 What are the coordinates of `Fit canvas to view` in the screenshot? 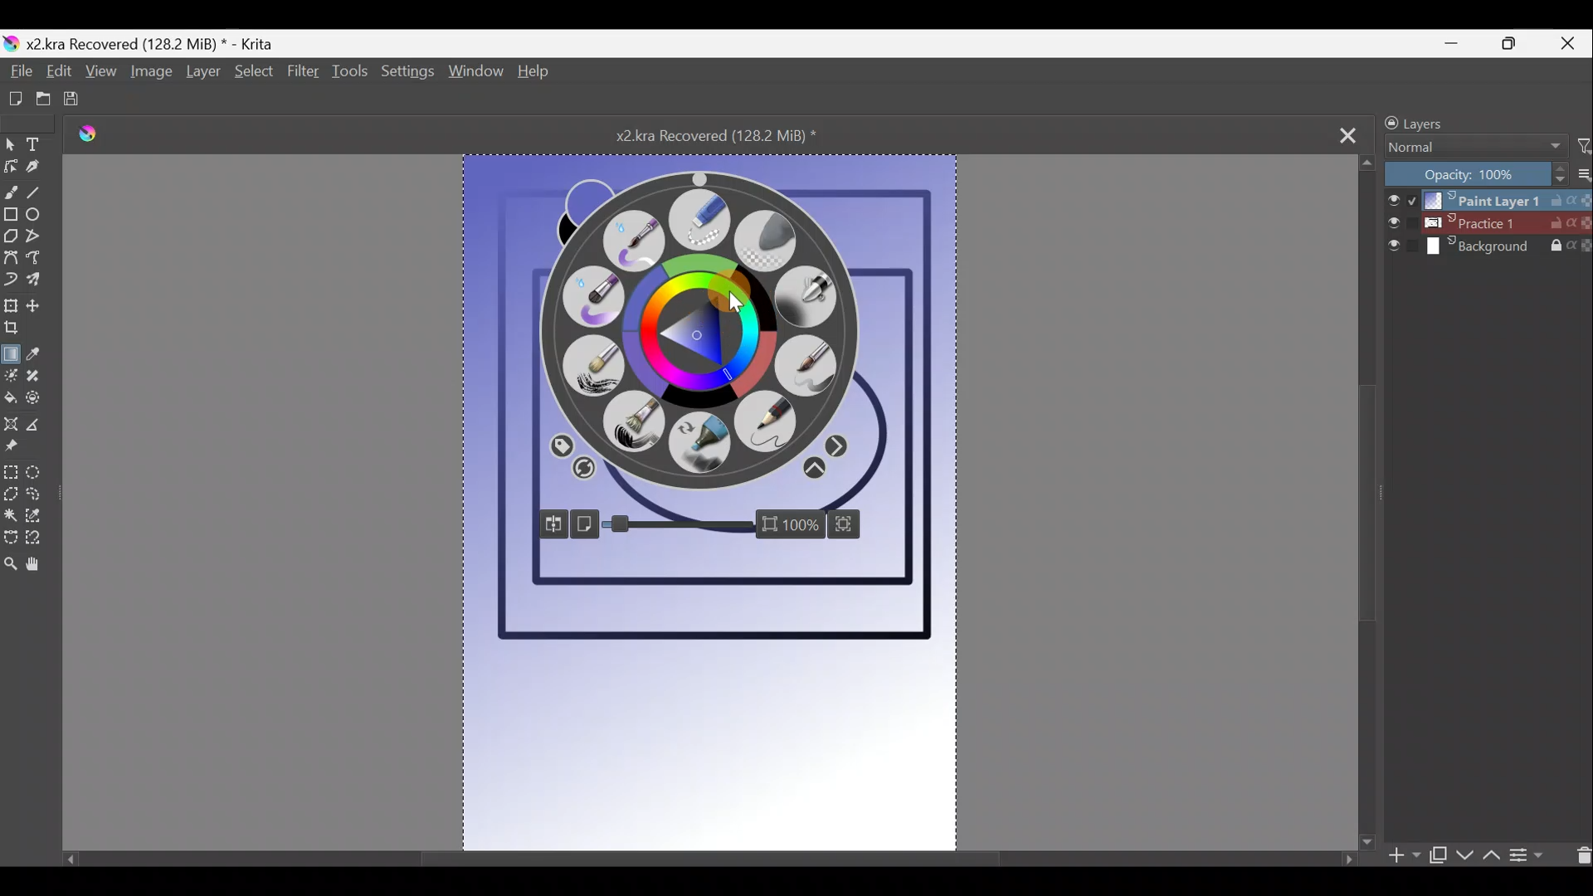 It's located at (859, 524).